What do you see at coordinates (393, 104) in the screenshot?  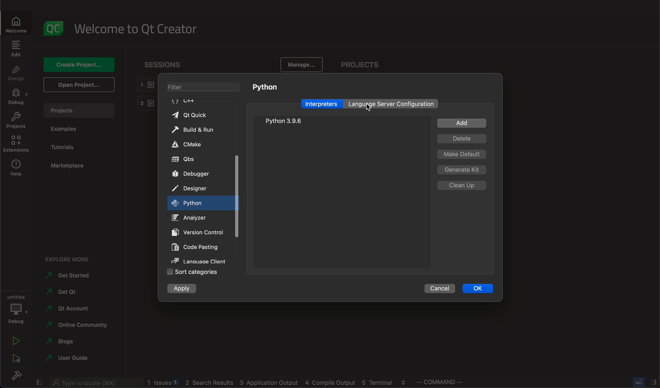 I see `language server` at bounding box center [393, 104].